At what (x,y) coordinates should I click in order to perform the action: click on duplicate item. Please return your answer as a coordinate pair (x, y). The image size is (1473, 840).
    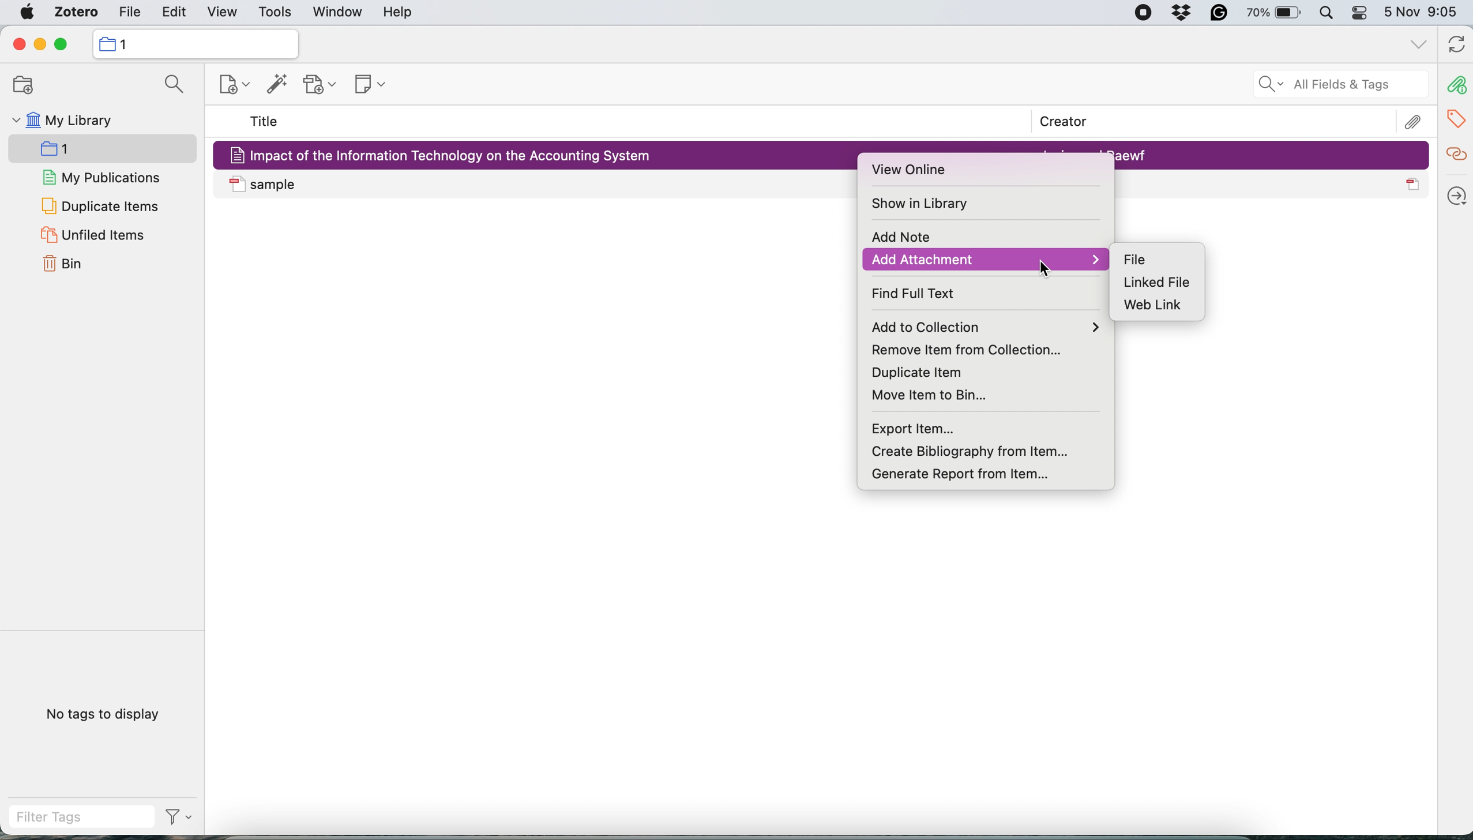
    Looking at the image, I should click on (914, 372).